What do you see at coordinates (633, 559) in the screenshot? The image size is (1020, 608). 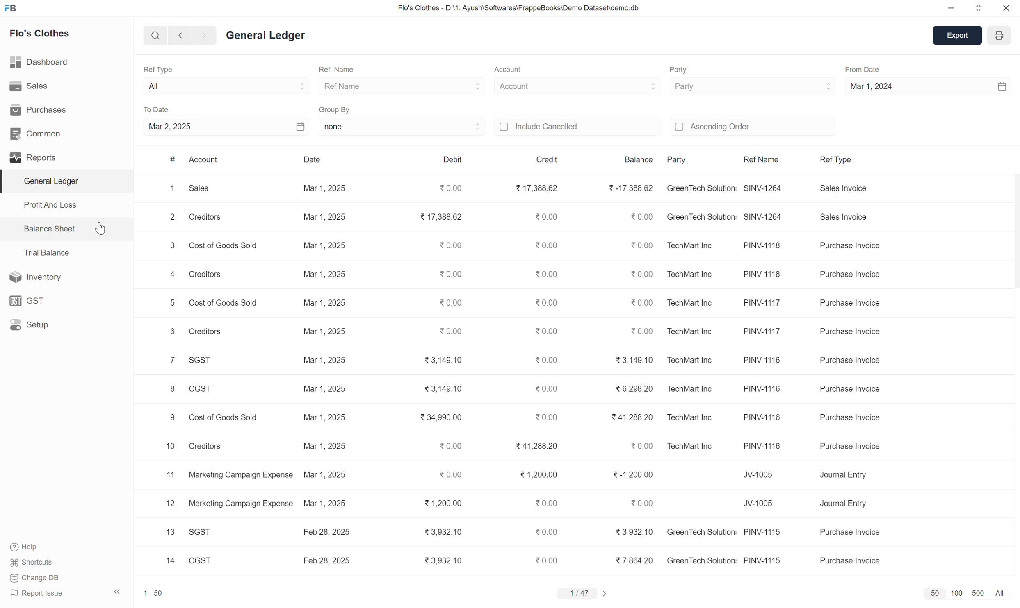 I see `7,864.20` at bounding box center [633, 559].